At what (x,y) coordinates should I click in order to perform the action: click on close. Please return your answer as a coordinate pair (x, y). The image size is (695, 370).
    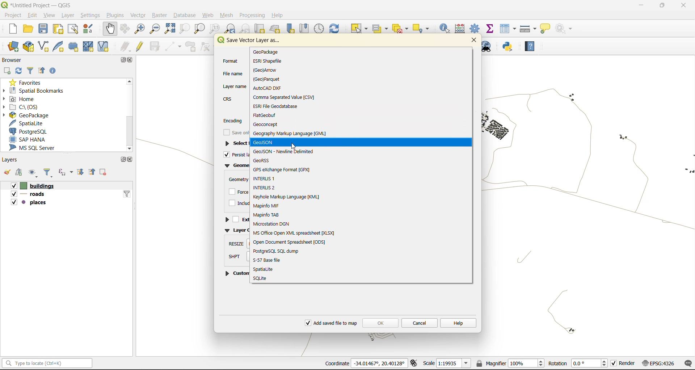
    Looking at the image, I should click on (132, 61).